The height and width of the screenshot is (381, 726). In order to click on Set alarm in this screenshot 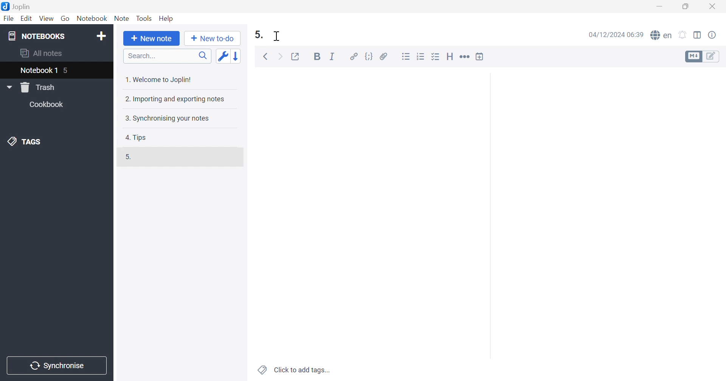, I will do `click(684, 34)`.